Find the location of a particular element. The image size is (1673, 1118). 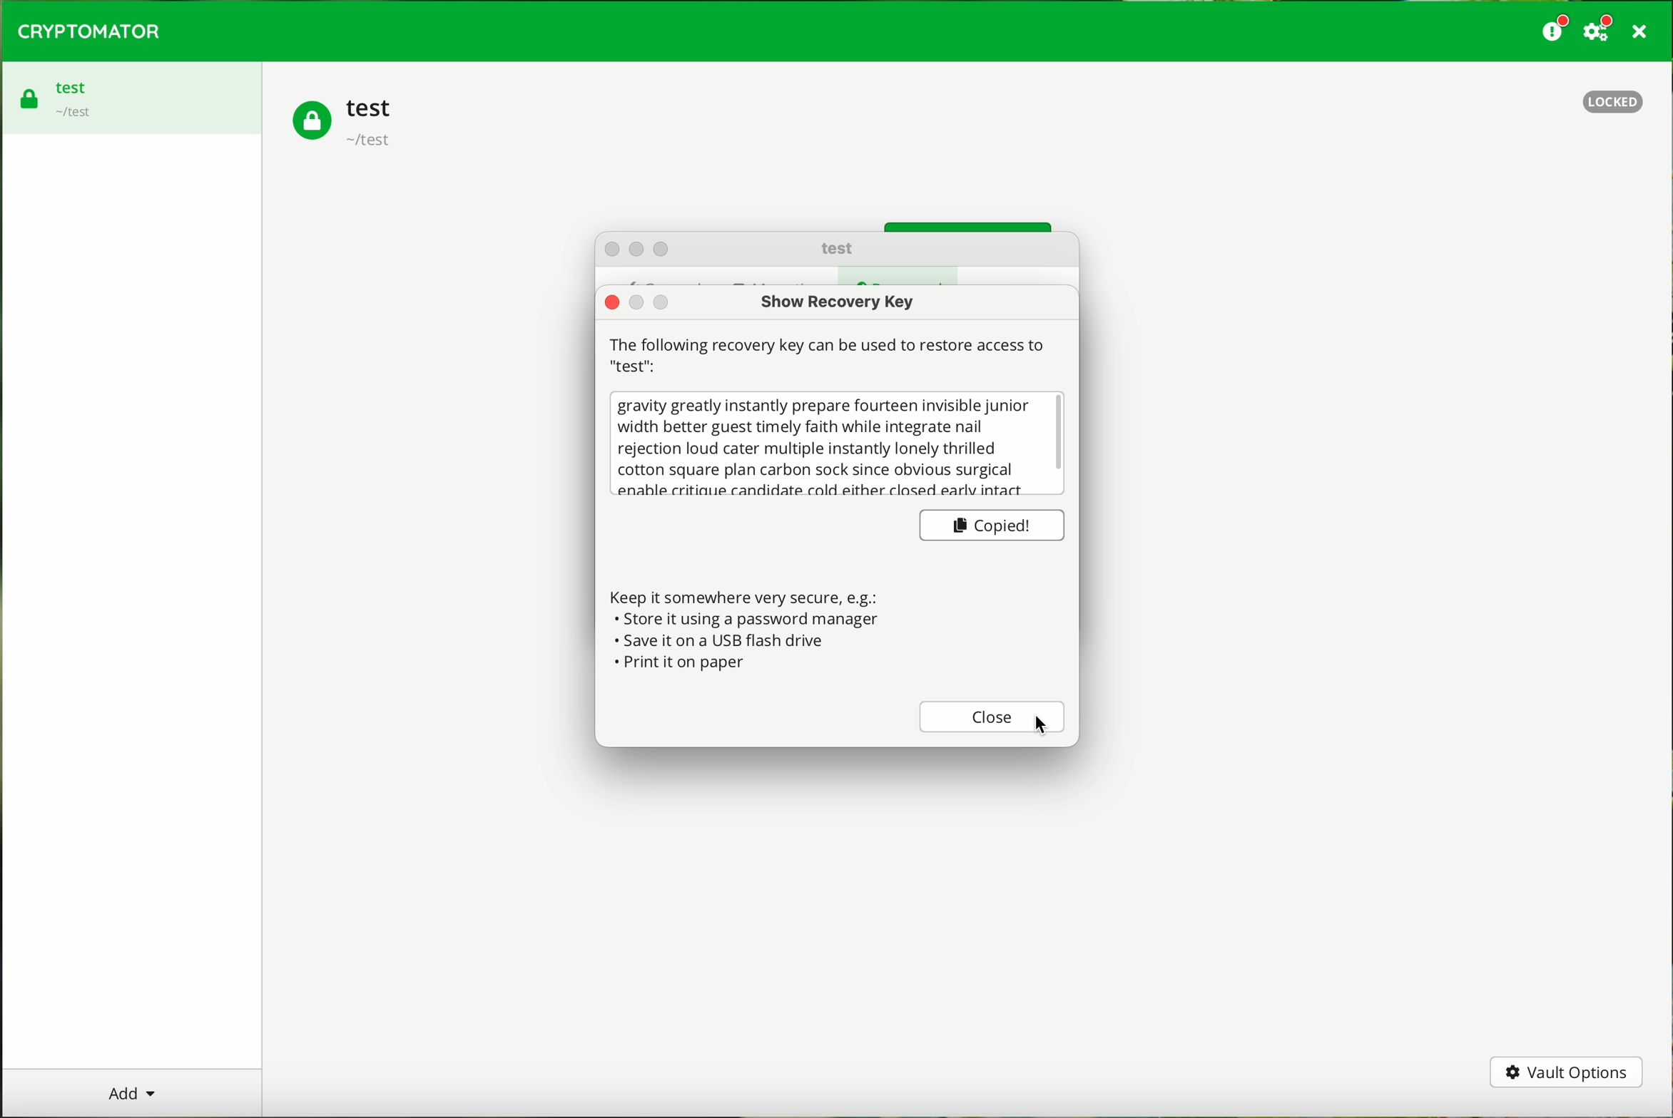

action buttons is located at coordinates (638, 245).